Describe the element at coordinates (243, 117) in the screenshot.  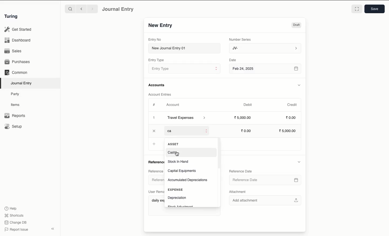
I see `5000.00` at that location.